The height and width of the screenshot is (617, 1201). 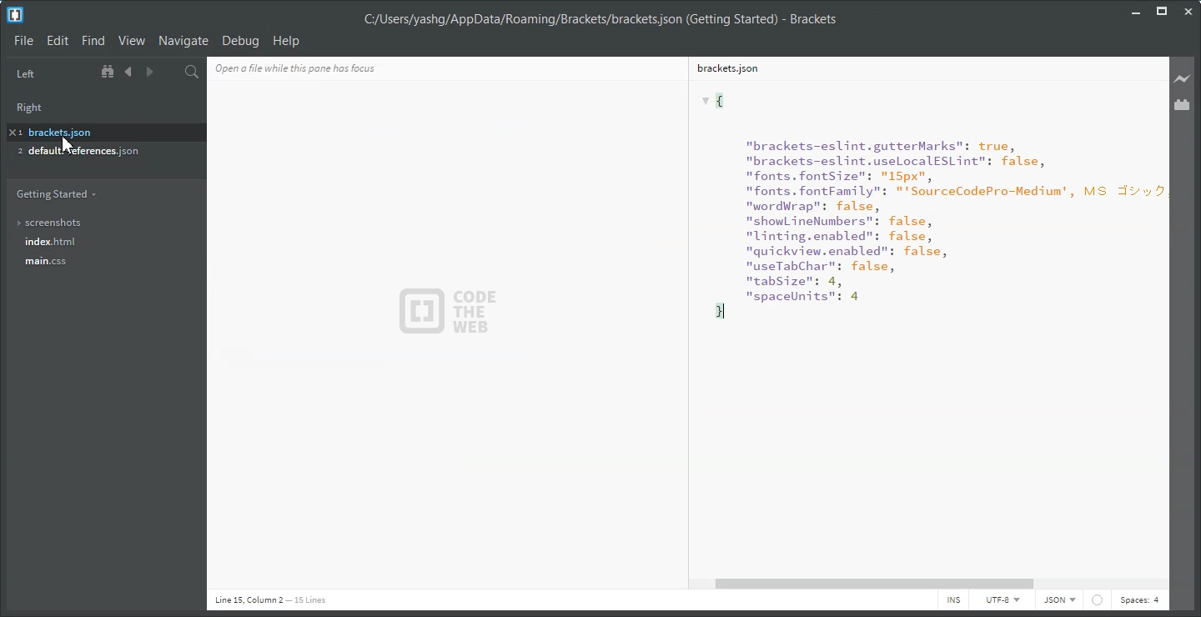 I want to click on Right Panel, so click(x=35, y=105).